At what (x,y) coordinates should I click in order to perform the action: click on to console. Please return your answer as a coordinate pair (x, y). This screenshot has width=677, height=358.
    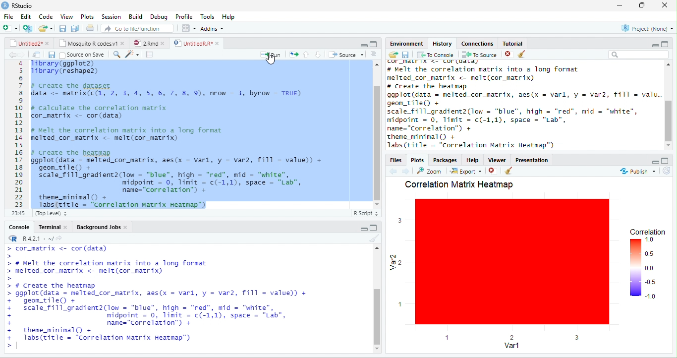
    Looking at the image, I should click on (436, 56).